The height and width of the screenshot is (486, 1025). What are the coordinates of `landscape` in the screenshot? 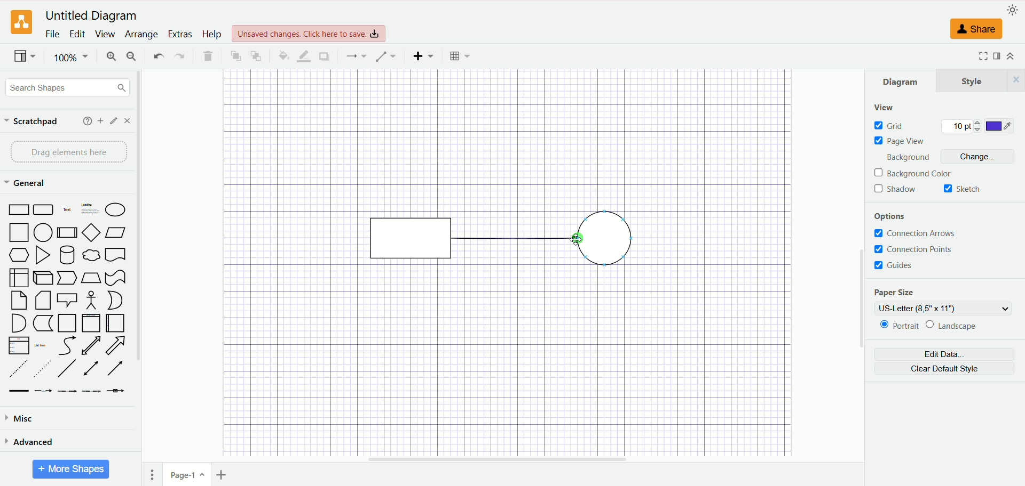 It's located at (951, 325).